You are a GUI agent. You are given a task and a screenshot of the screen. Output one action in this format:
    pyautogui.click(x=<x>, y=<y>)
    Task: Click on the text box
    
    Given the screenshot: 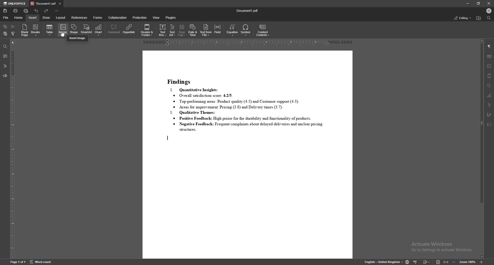 What is the action you would take?
    pyautogui.click(x=489, y=125)
    